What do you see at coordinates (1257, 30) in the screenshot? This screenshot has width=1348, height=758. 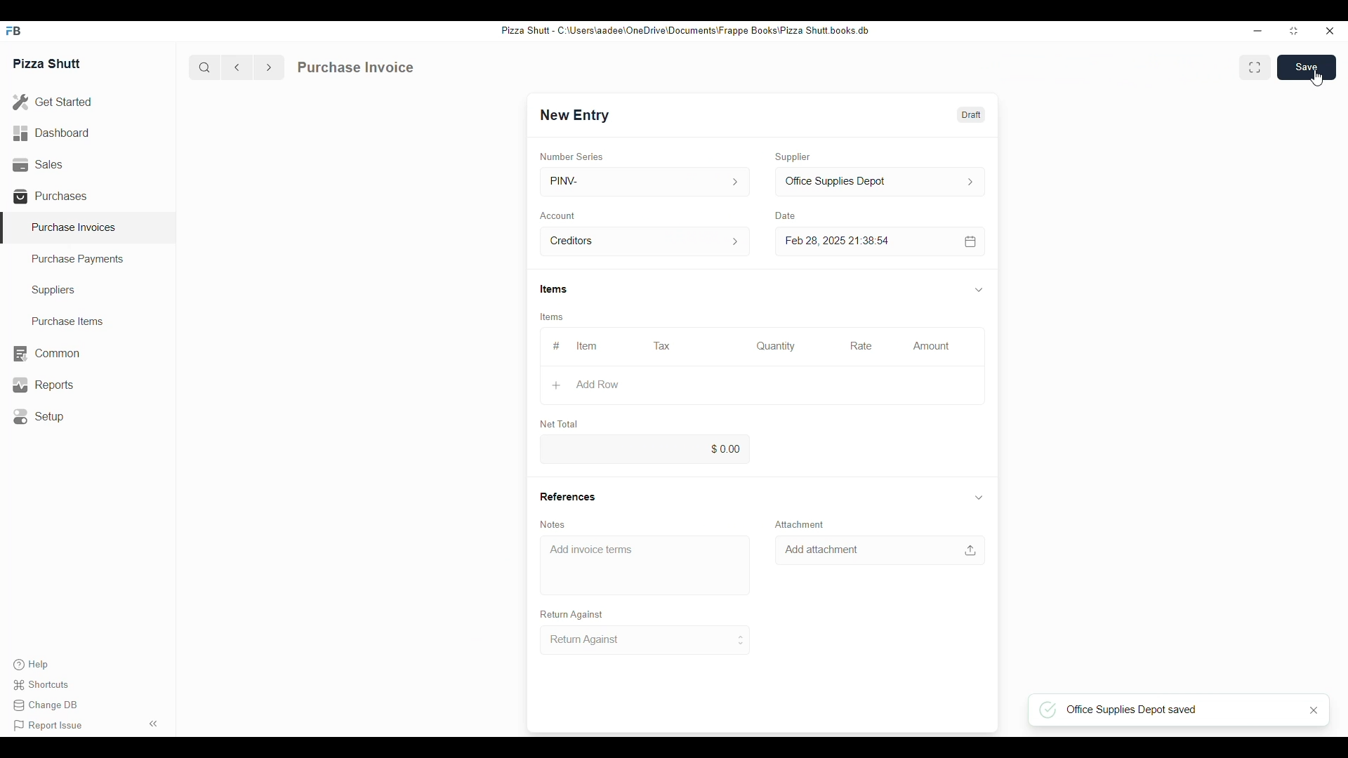 I see `minimize` at bounding box center [1257, 30].